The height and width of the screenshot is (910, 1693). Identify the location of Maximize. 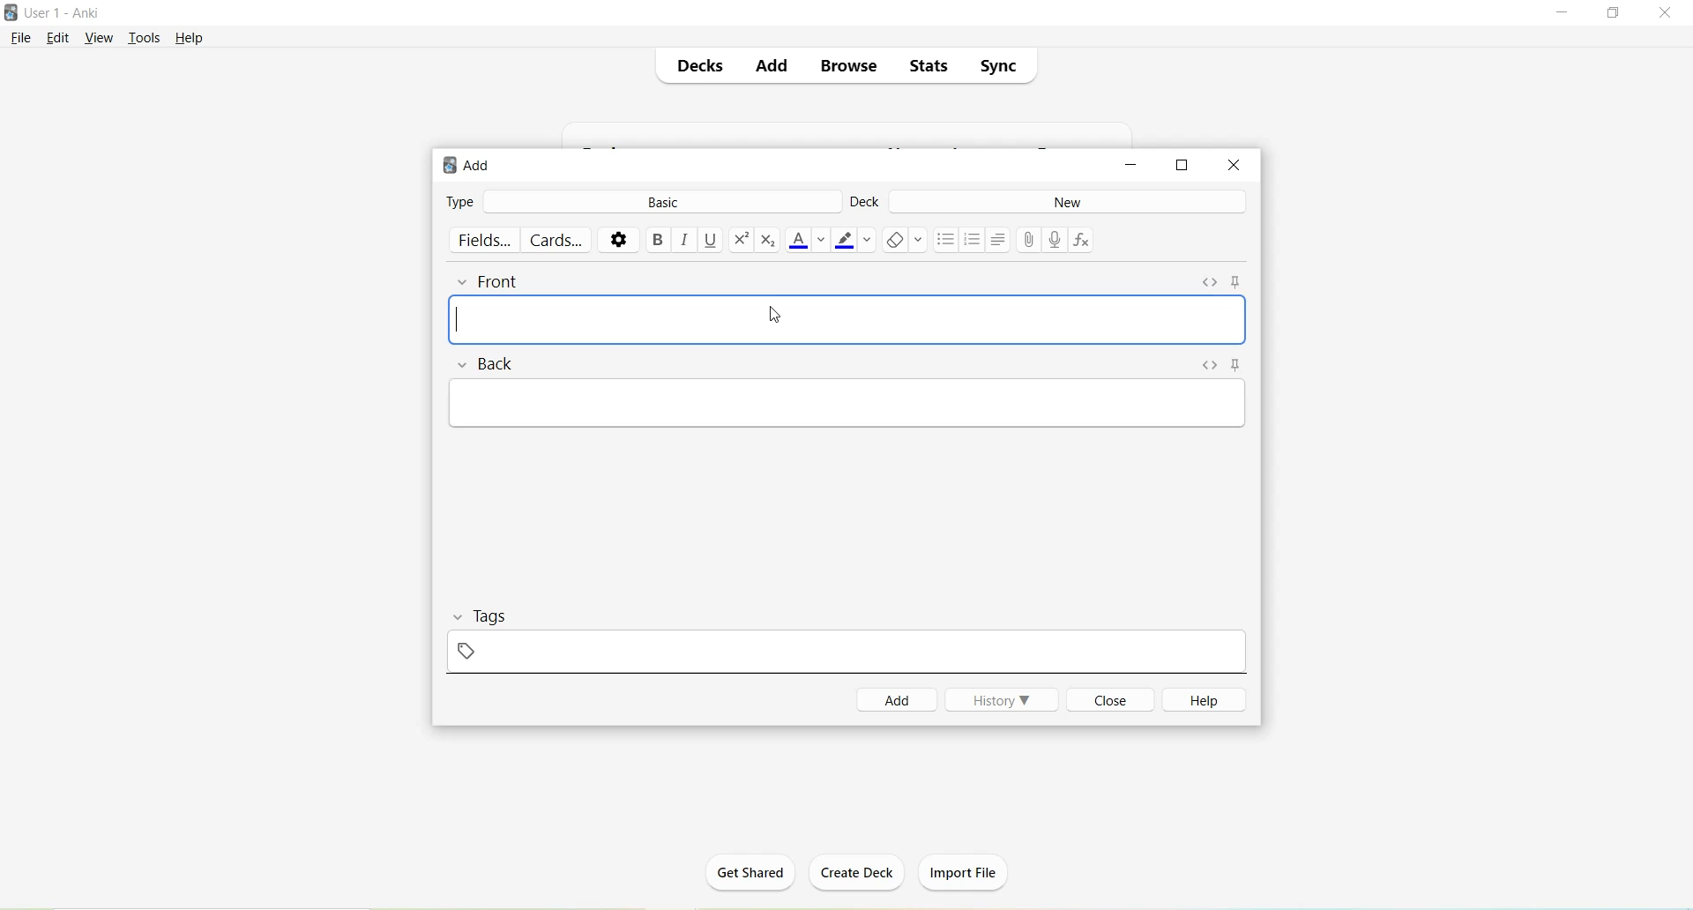
(1614, 13).